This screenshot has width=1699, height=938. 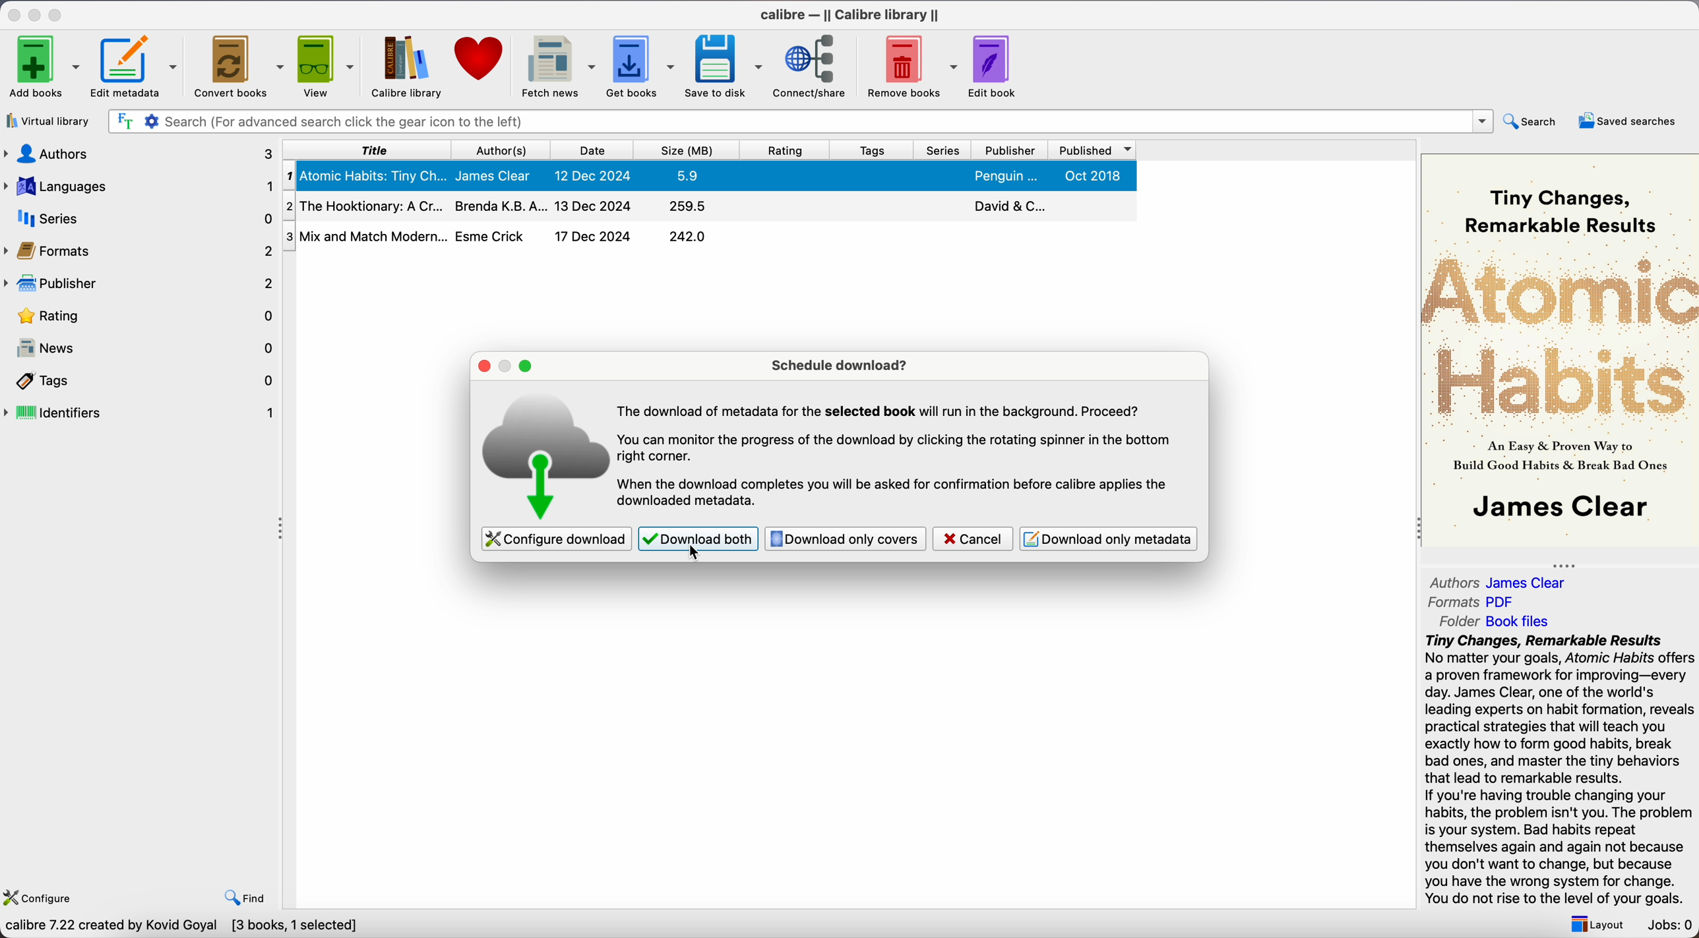 I want to click on publisher, so click(x=138, y=284).